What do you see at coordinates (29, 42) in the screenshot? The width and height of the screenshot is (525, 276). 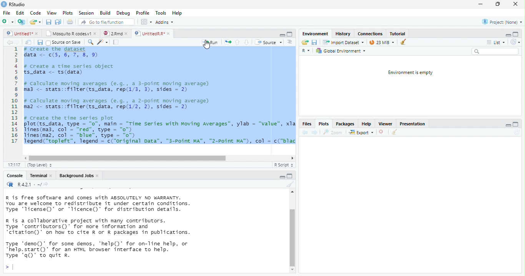 I see `show in window` at bounding box center [29, 42].